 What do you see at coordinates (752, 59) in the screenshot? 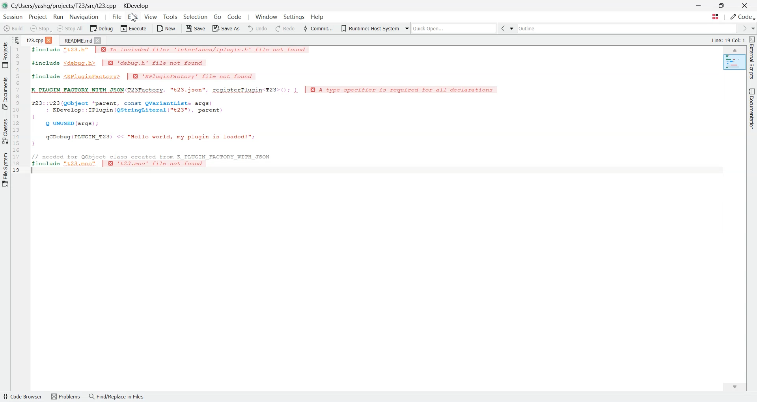
I see `External Script` at bounding box center [752, 59].